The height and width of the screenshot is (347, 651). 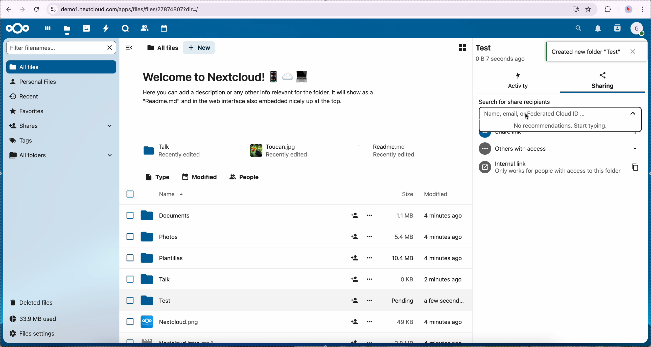 I want to click on Test, so click(x=486, y=48).